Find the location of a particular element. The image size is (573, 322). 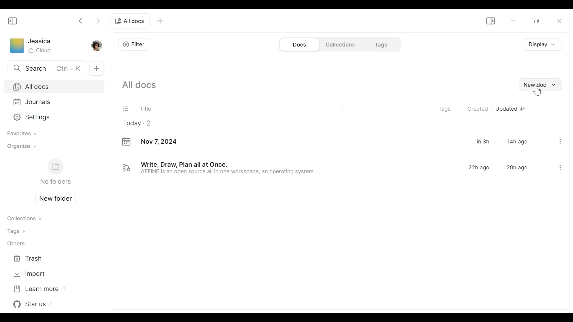

Close is located at coordinates (558, 21).